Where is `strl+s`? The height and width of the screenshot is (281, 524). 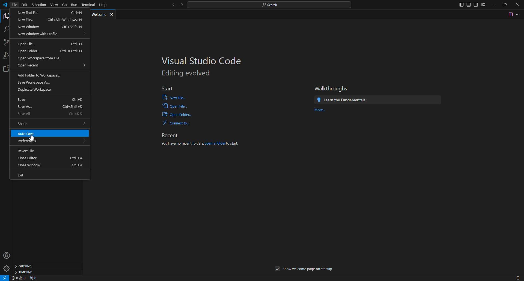 strl+s is located at coordinates (78, 99).